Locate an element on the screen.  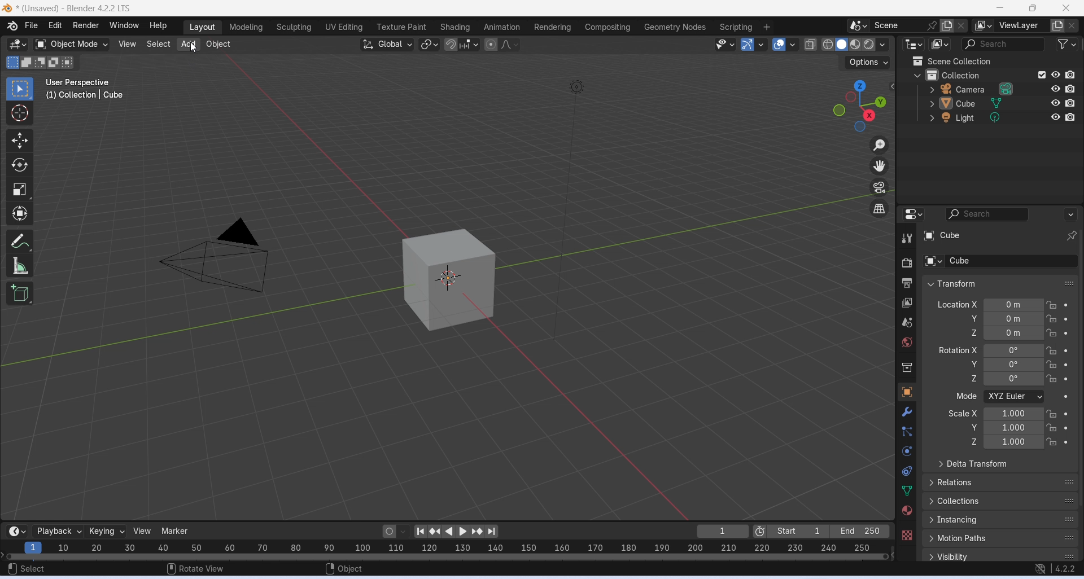
transform is located at coordinates (1000, 283).